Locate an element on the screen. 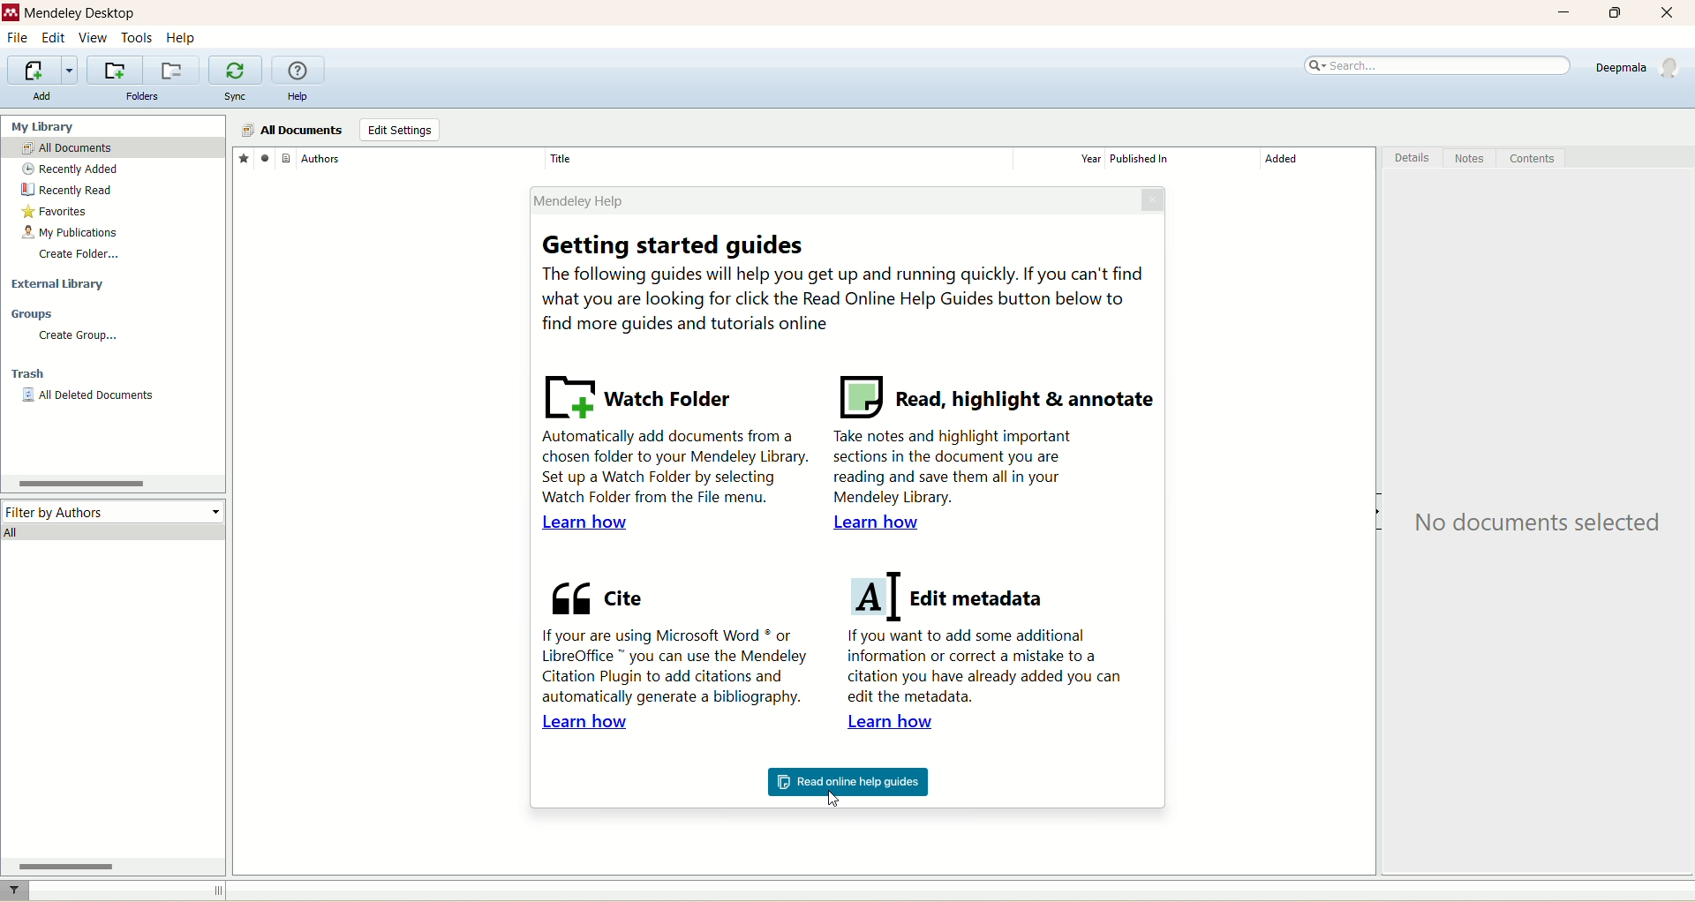 This screenshot has height=902, width=1695. view is located at coordinates (94, 38).